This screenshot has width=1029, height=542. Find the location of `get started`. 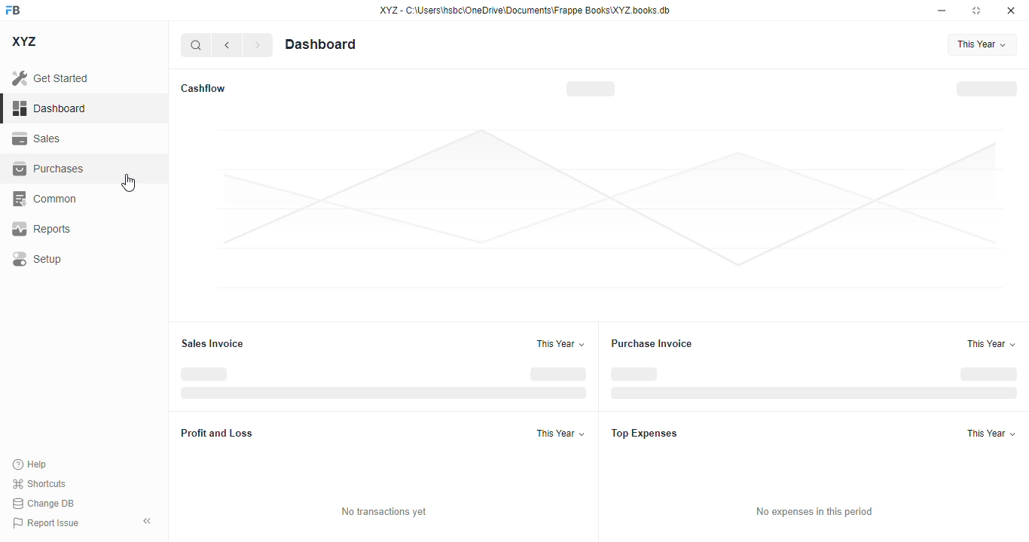

get started is located at coordinates (51, 78).